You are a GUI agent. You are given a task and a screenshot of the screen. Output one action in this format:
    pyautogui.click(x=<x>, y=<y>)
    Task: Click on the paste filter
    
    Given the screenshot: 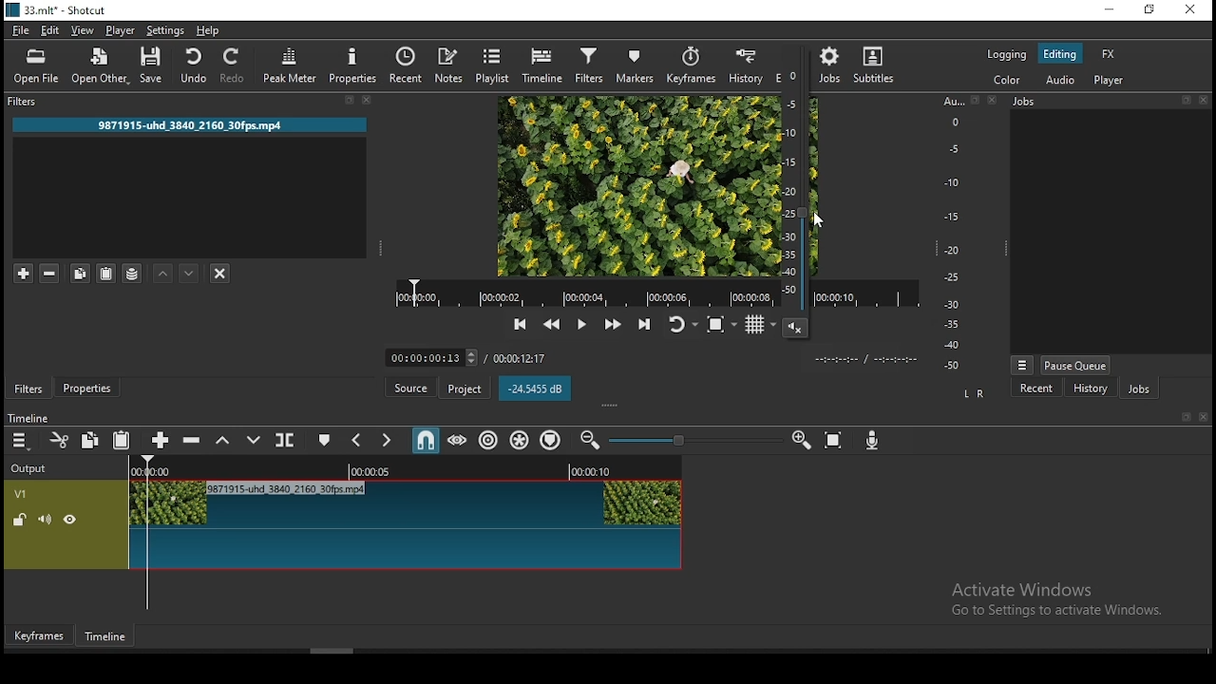 What is the action you would take?
    pyautogui.click(x=105, y=273)
    